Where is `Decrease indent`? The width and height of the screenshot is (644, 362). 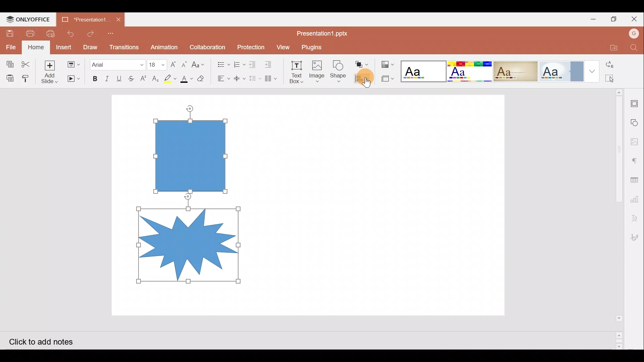 Decrease indent is located at coordinates (254, 63).